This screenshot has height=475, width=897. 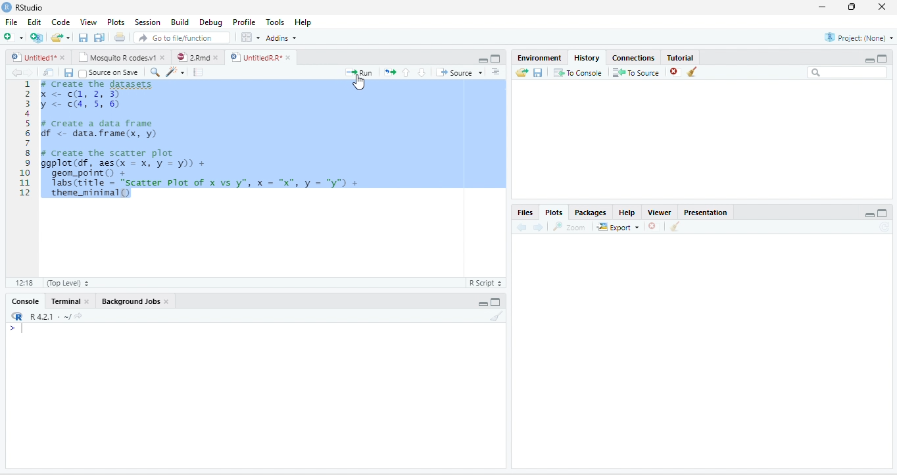 I want to click on Session, so click(x=148, y=22).